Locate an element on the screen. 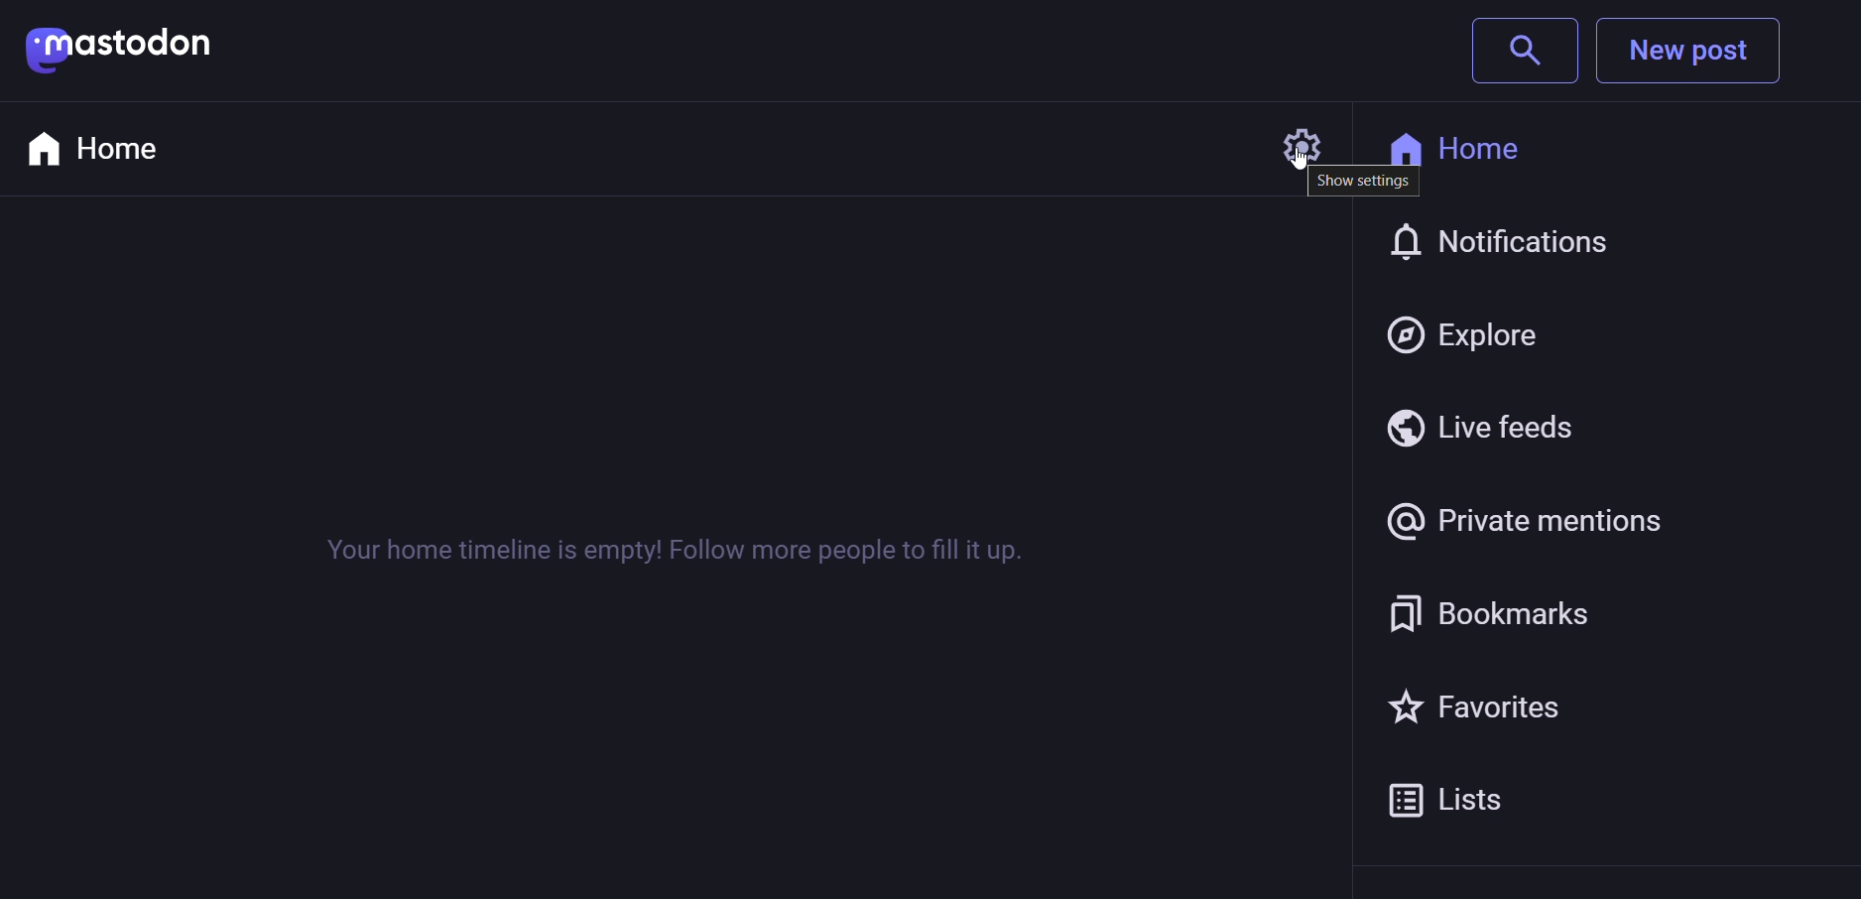 Image resolution: width=1861 pixels, height=899 pixels. show setting is located at coordinates (1361, 183).